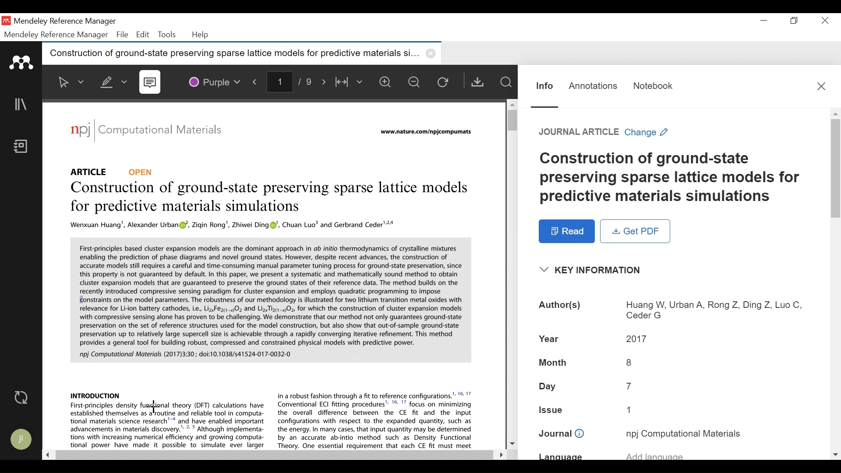 The height and width of the screenshot is (473, 841). Describe the element at coordinates (605, 133) in the screenshot. I see `Change Reference type` at that location.